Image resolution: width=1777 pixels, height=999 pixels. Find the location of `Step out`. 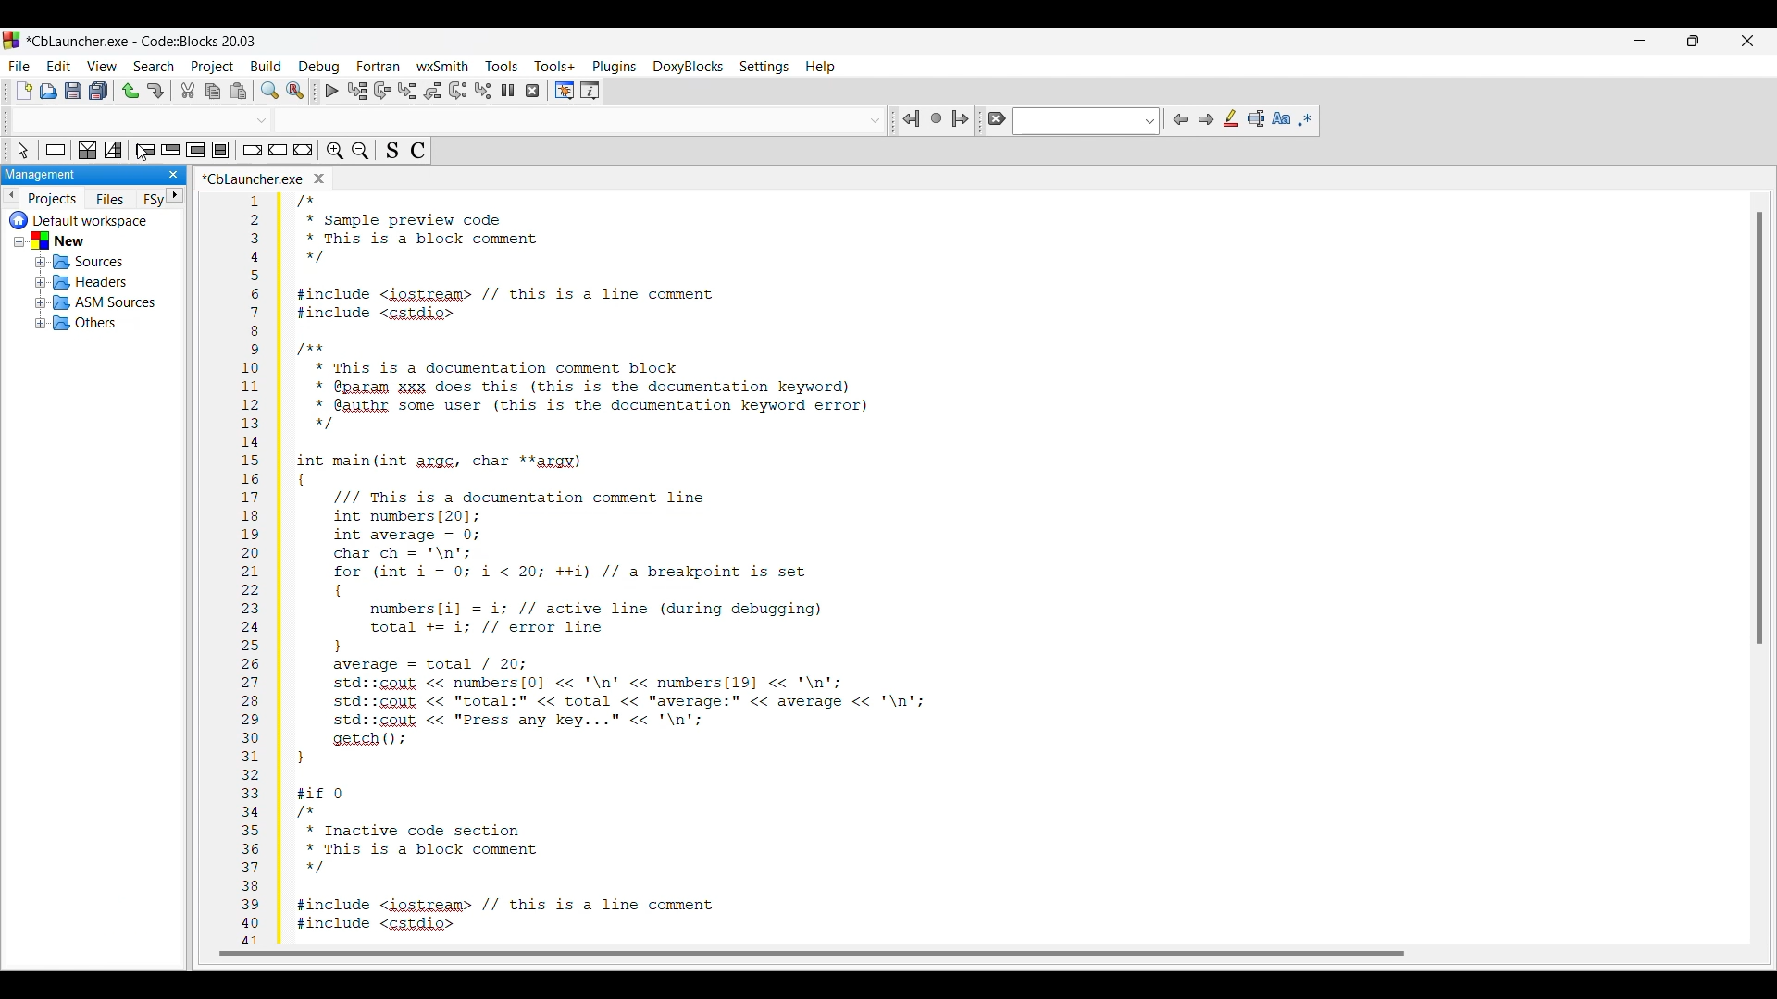

Step out is located at coordinates (432, 91).